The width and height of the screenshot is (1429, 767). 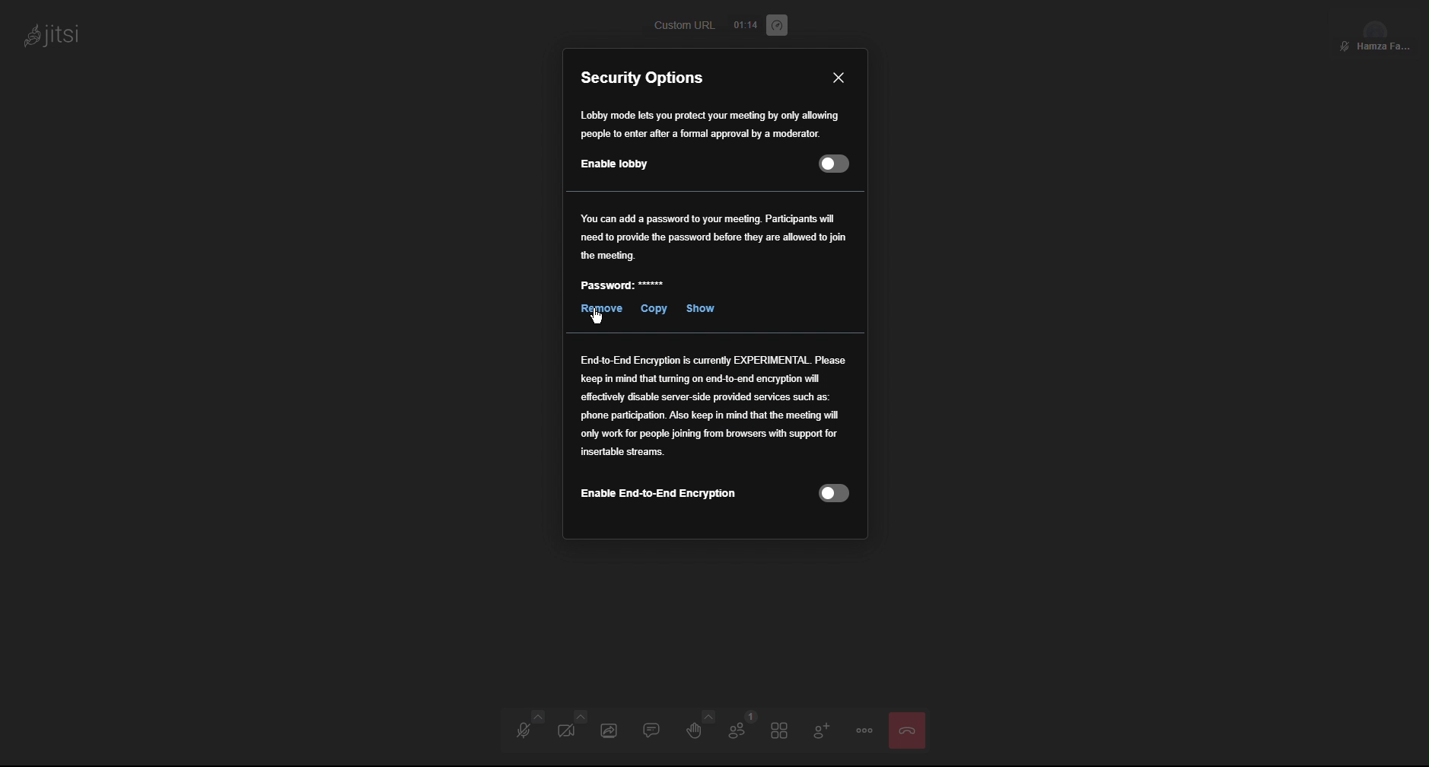 I want to click on Security Options, so click(x=646, y=78).